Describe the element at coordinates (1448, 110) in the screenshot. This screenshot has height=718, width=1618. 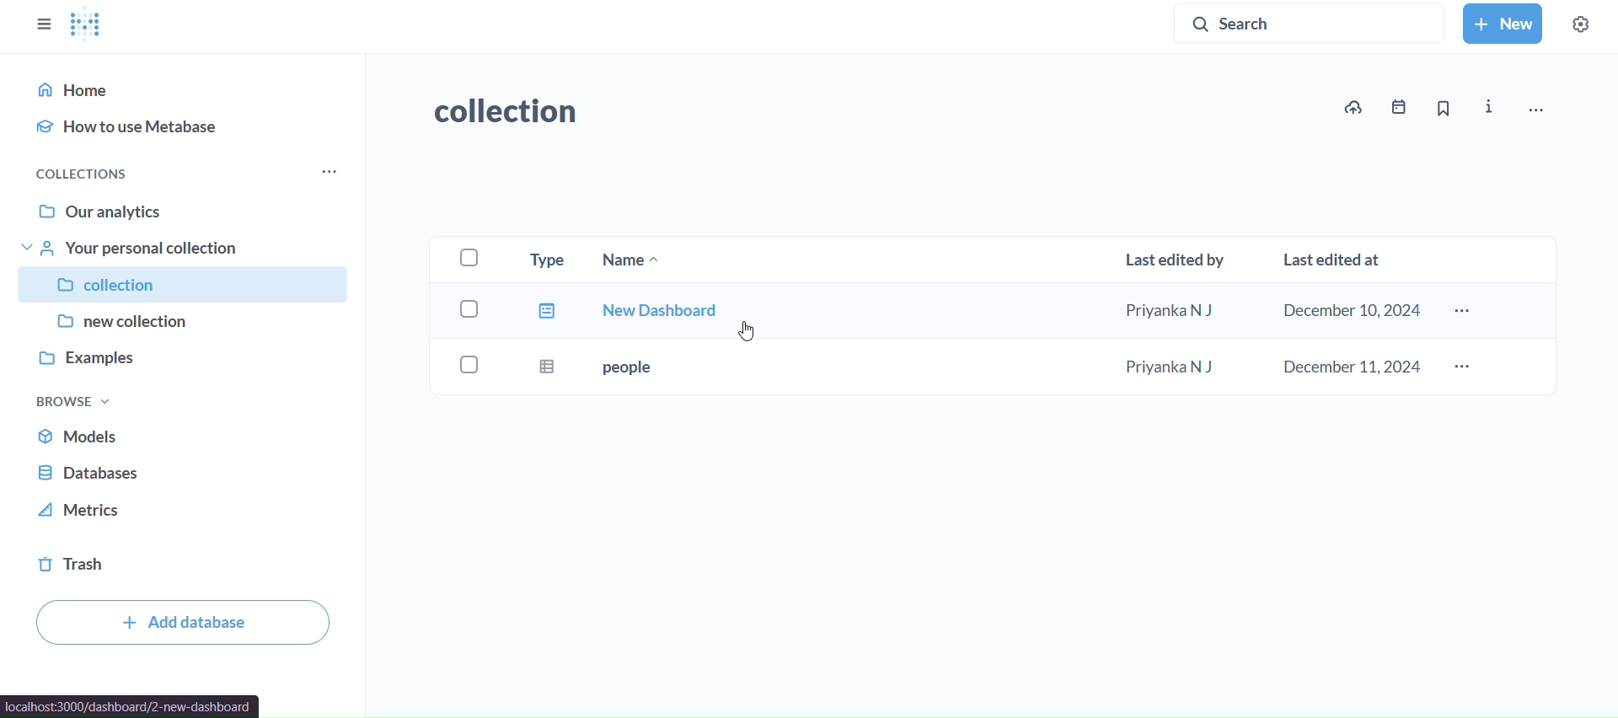
I see `bookmarks` at that location.